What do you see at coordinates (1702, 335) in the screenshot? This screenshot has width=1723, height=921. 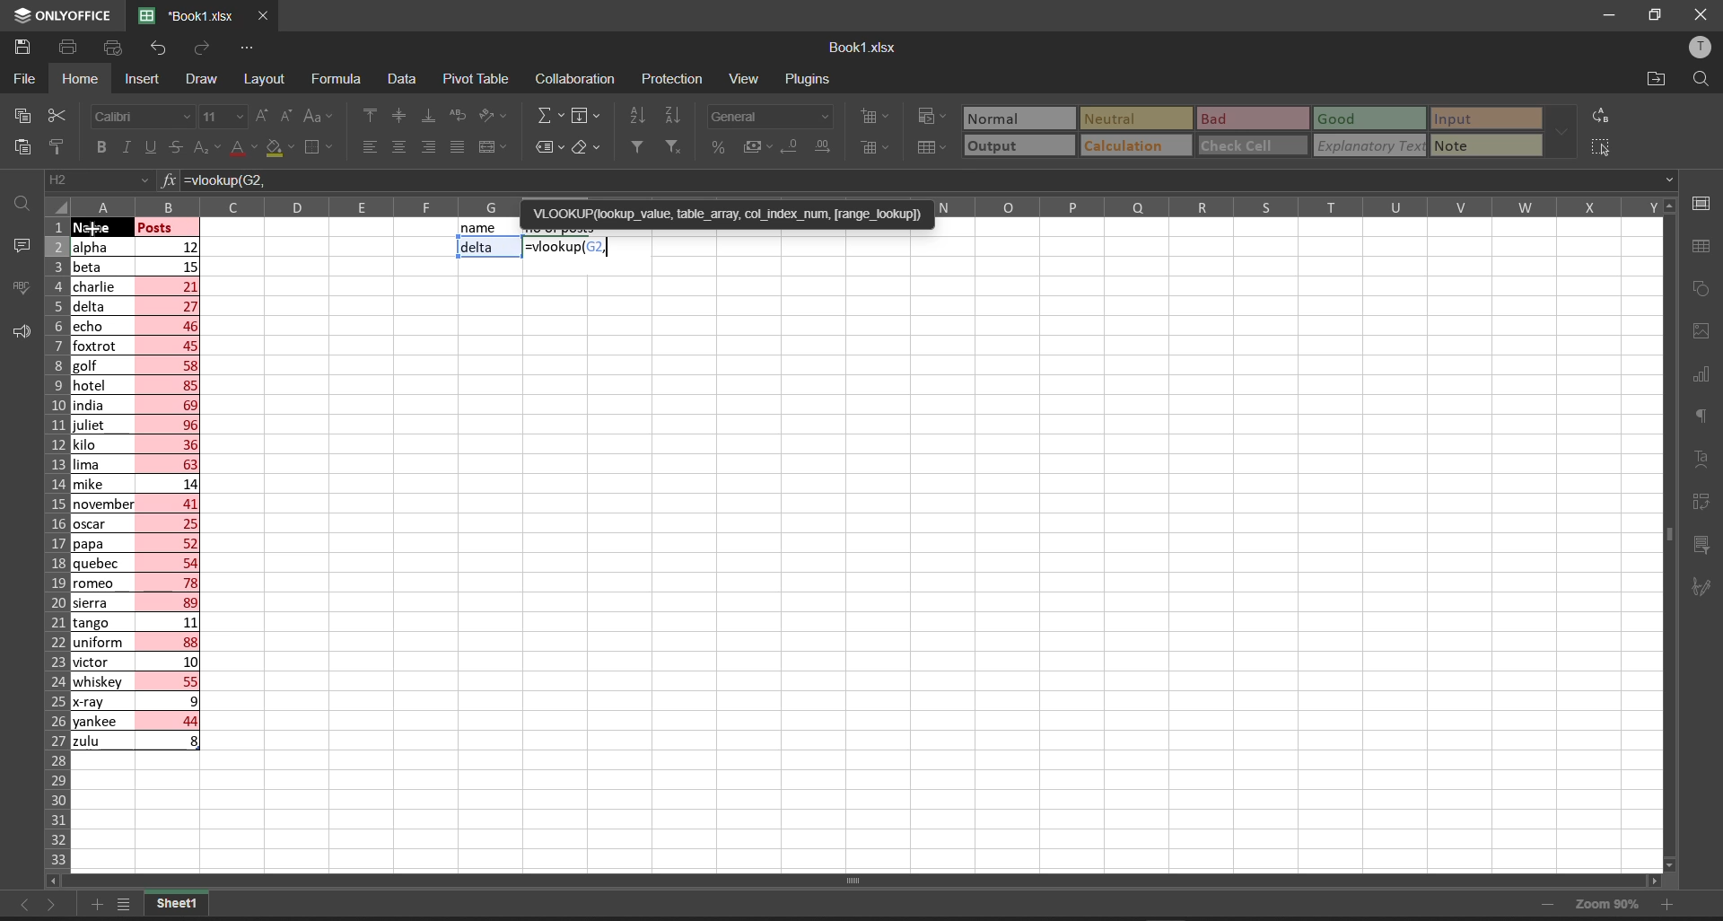 I see `image settings` at bounding box center [1702, 335].